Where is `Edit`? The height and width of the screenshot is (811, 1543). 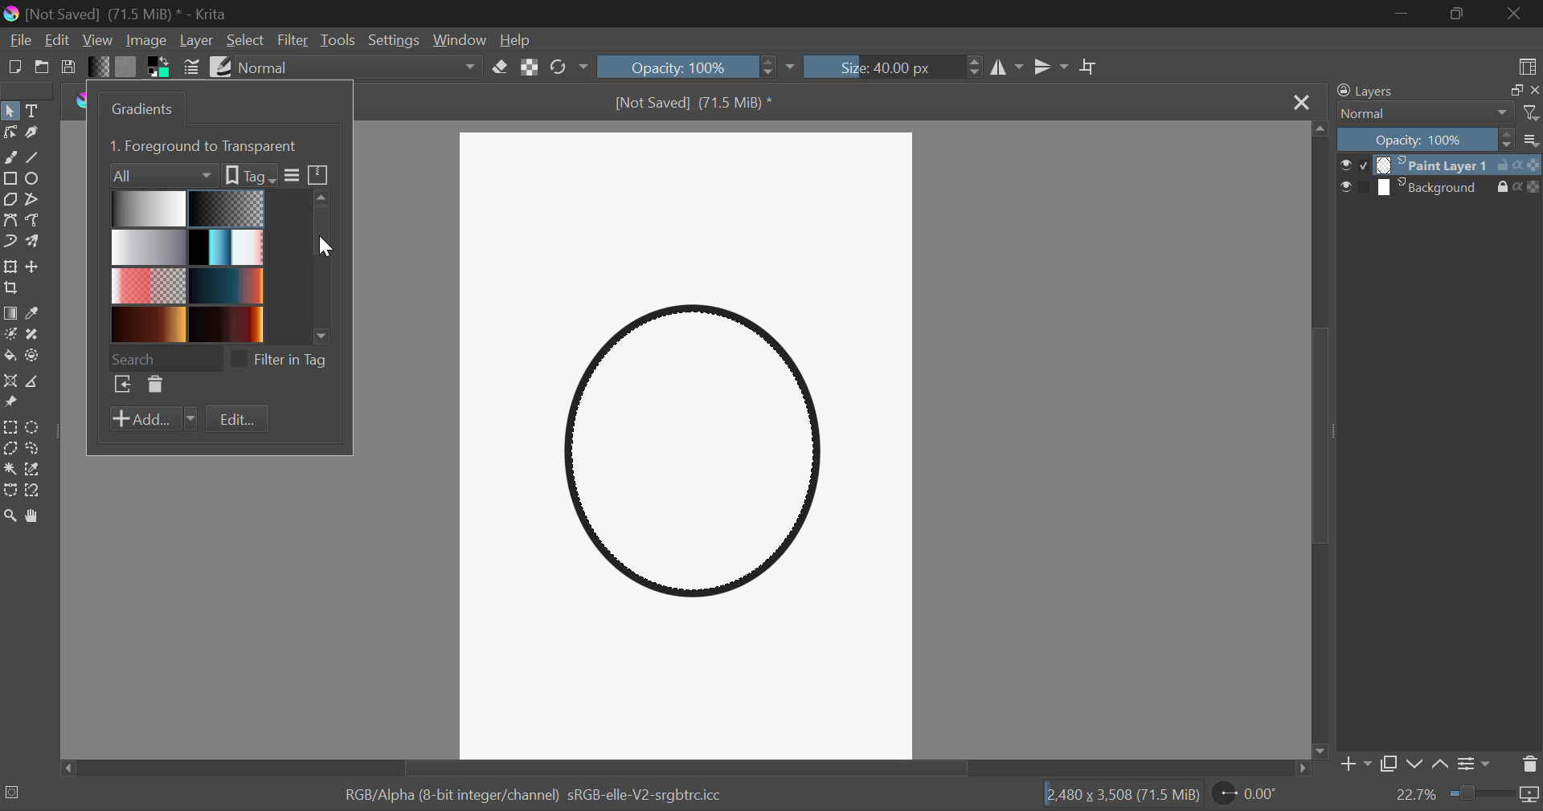
Edit is located at coordinates (236, 418).